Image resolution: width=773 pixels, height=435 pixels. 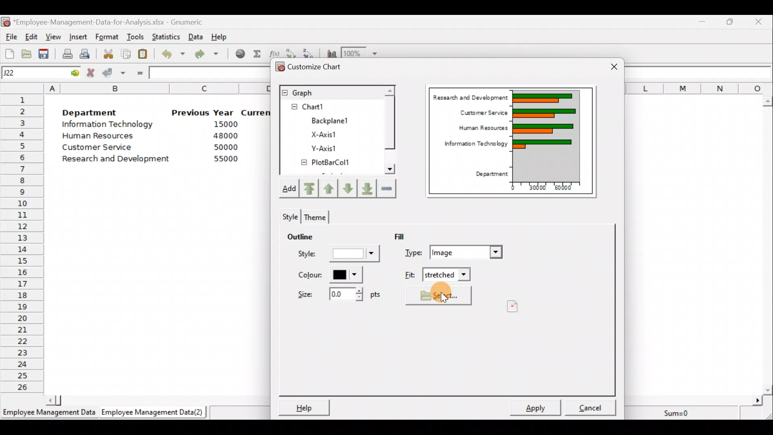 I want to click on Data, so click(x=196, y=36).